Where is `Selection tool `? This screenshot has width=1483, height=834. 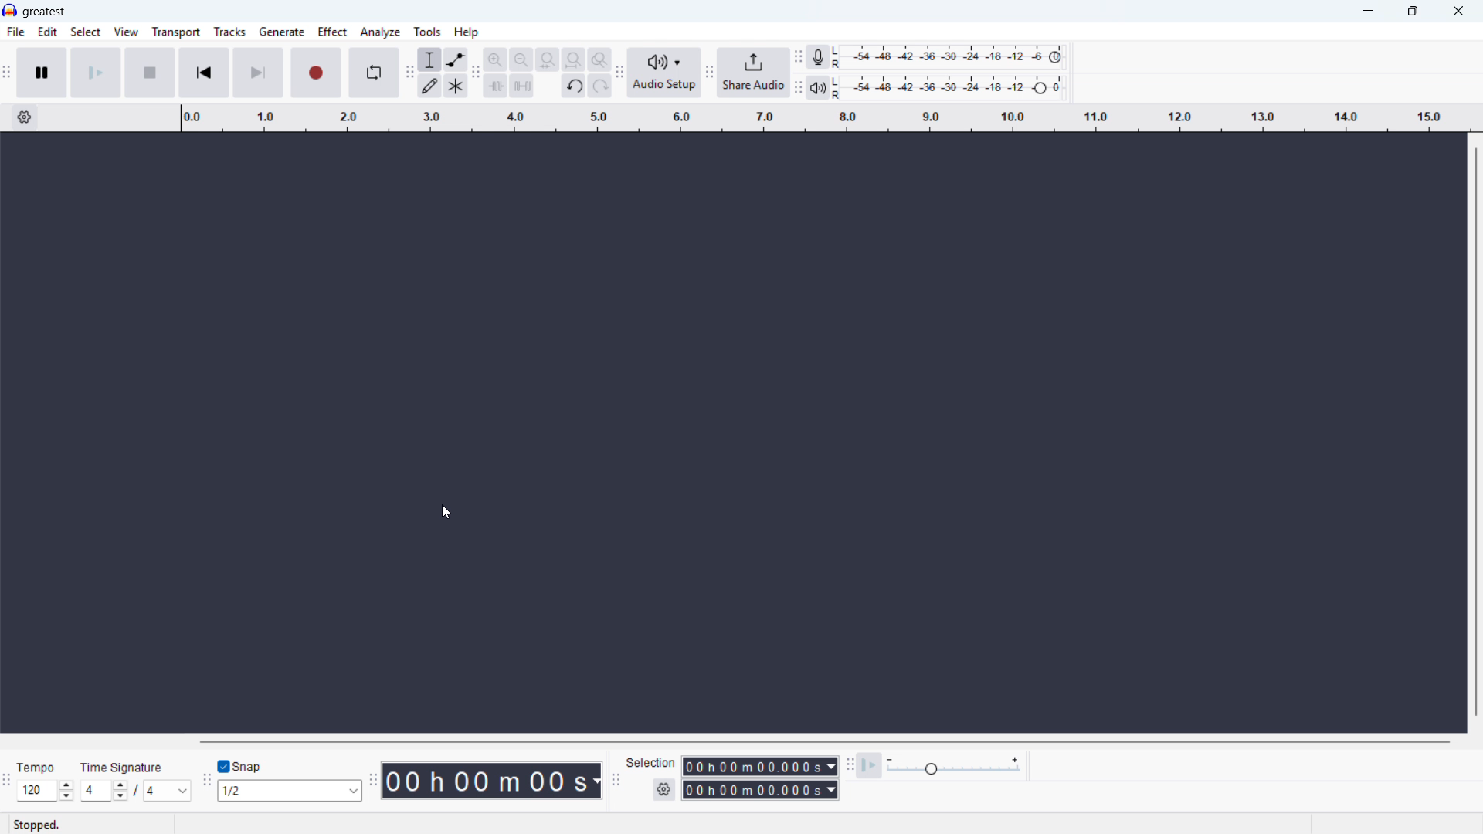 Selection tool  is located at coordinates (429, 59).